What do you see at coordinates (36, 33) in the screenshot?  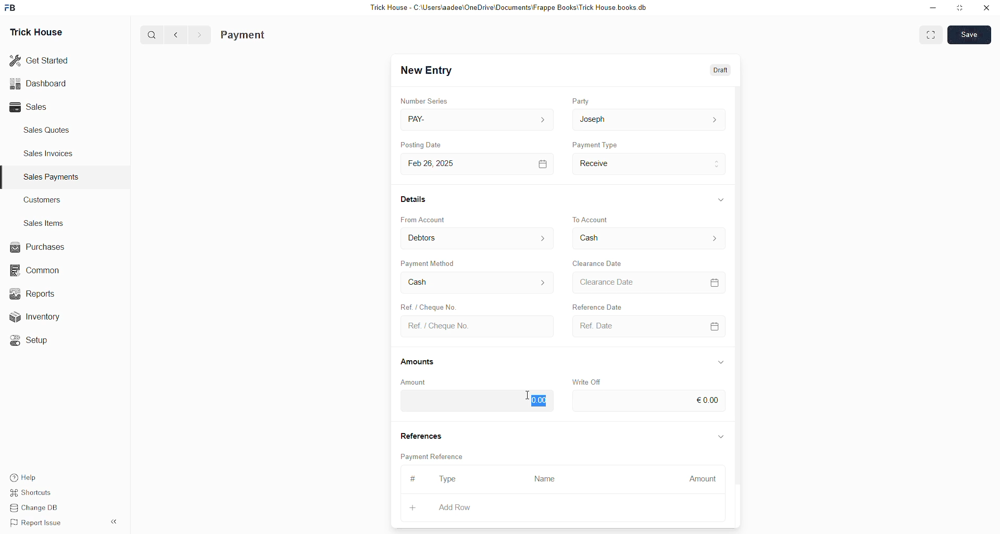 I see `Trick House` at bounding box center [36, 33].